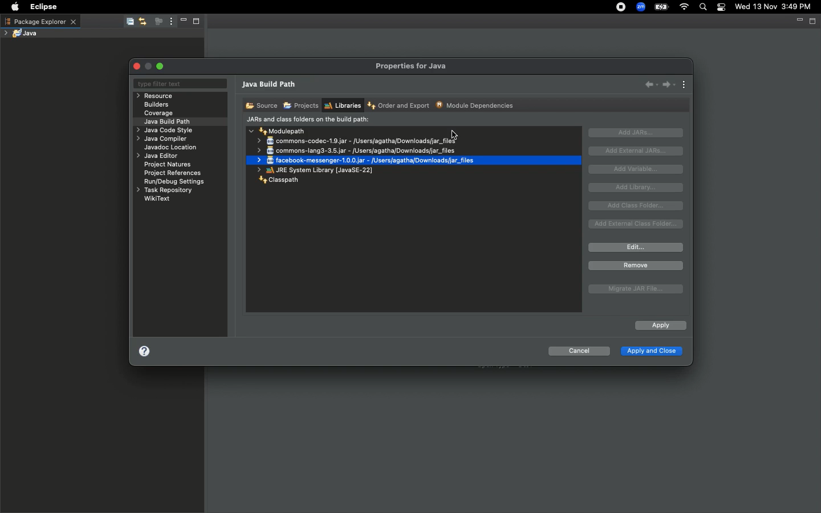 The width and height of the screenshot is (821, 513). What do you see at coordinates (278, 131) in the screenshot?
I see `Modulepath` at bounding box center [278, 131].